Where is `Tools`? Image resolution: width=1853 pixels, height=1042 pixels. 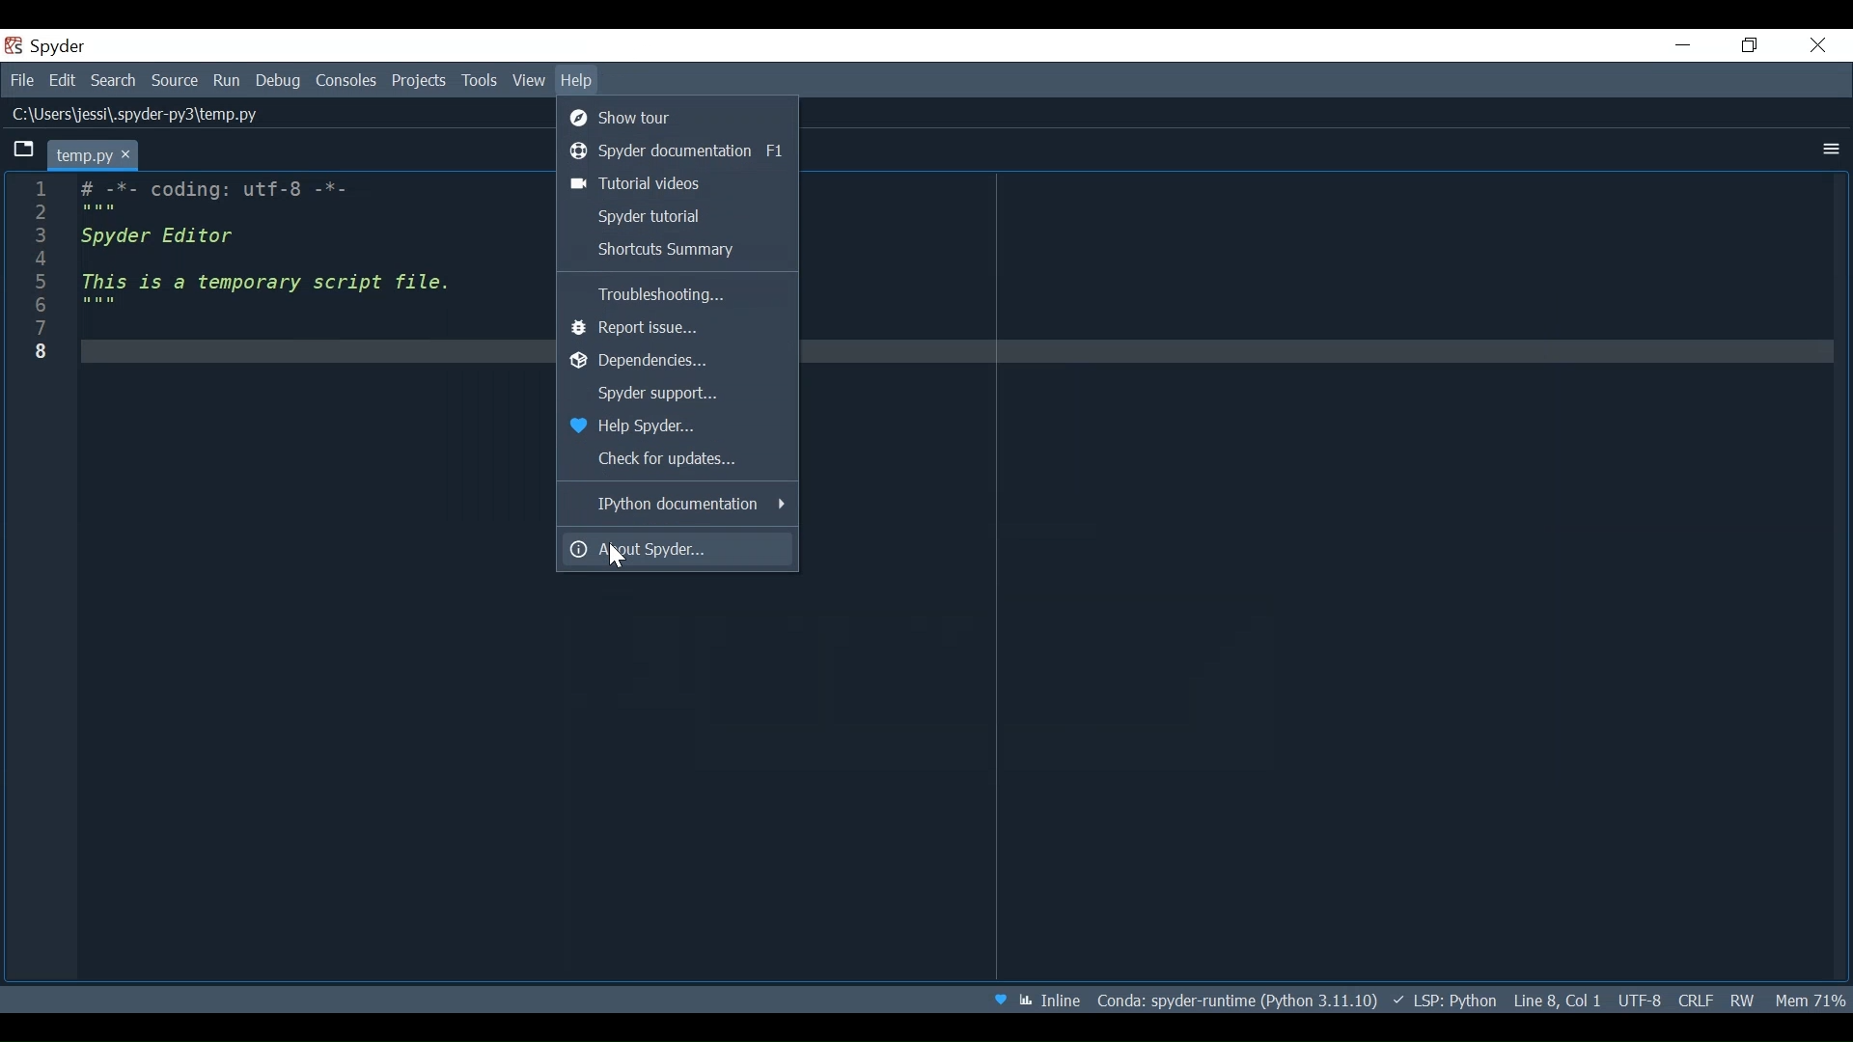 Tools is located at coordinates (479, 83).